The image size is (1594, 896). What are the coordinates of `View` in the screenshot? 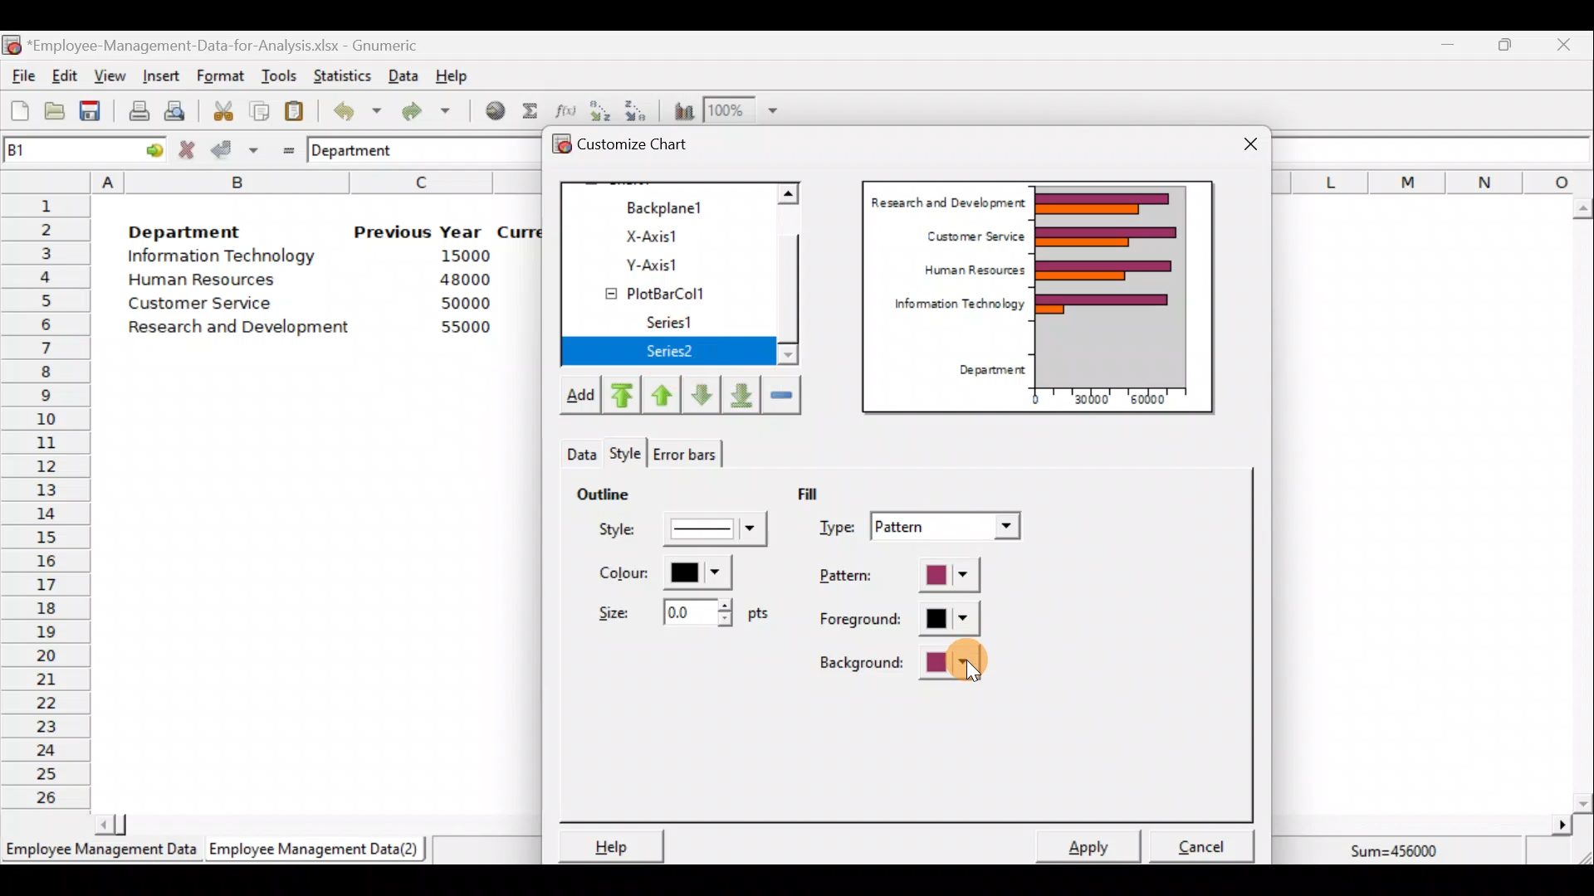 It's located at (108, 76).